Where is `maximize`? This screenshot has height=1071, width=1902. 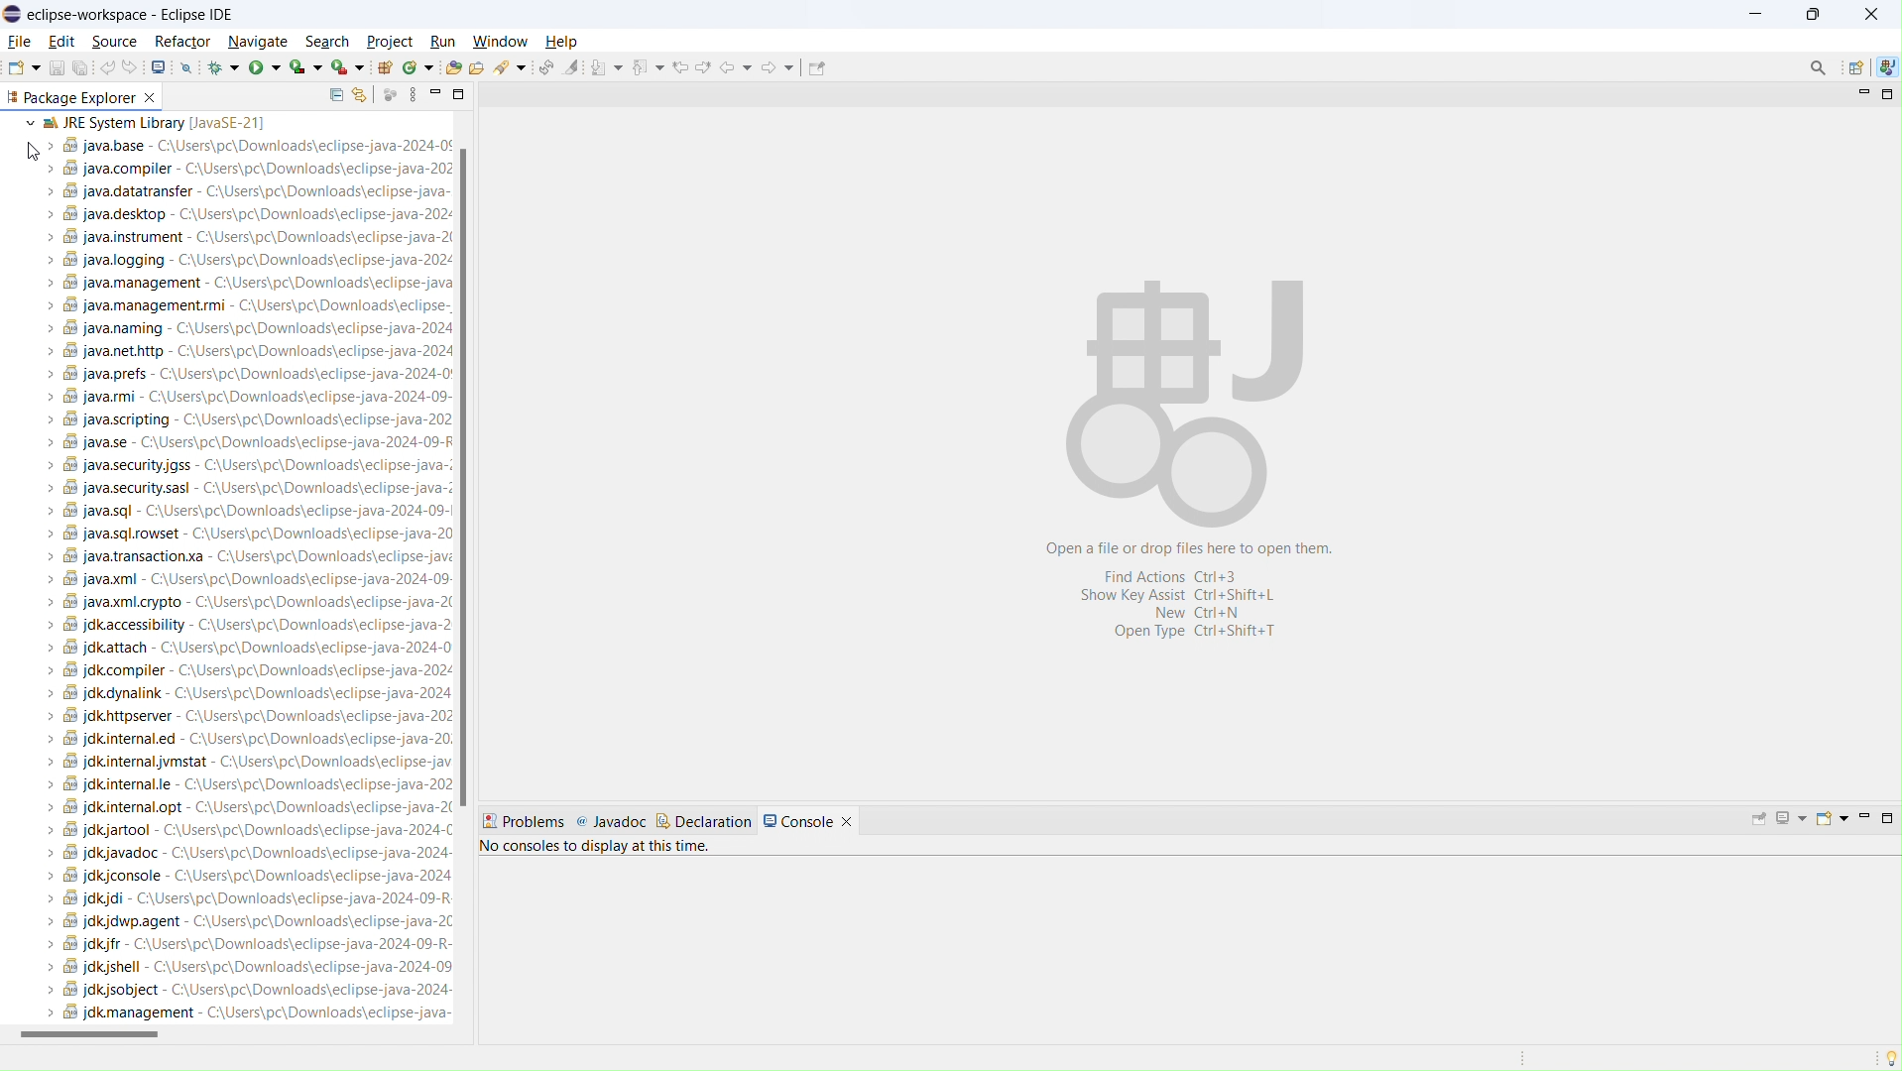
maximize is located at coordinates (1887, 92).